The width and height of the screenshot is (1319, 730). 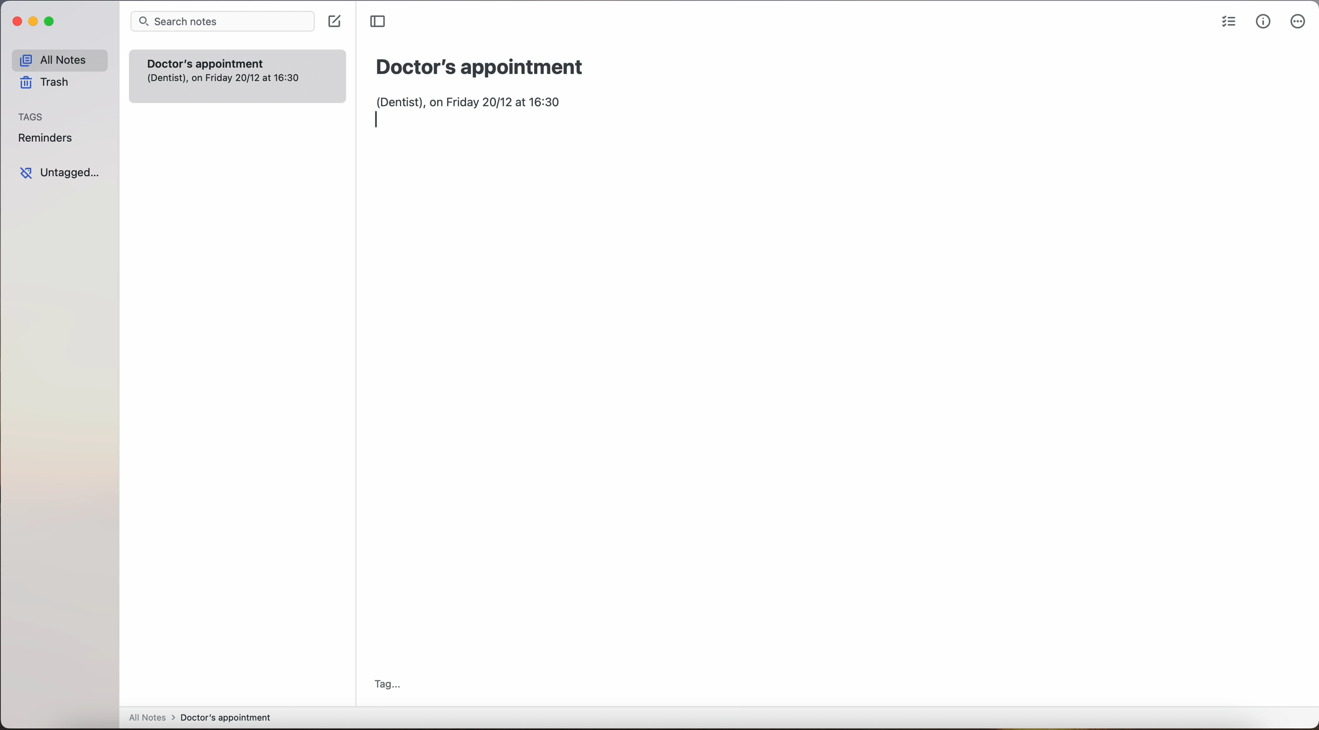 What do you see at coordinates (377, 21) in the screenshot?
I see `toggle sidebar` at bounding box center [377, 21].